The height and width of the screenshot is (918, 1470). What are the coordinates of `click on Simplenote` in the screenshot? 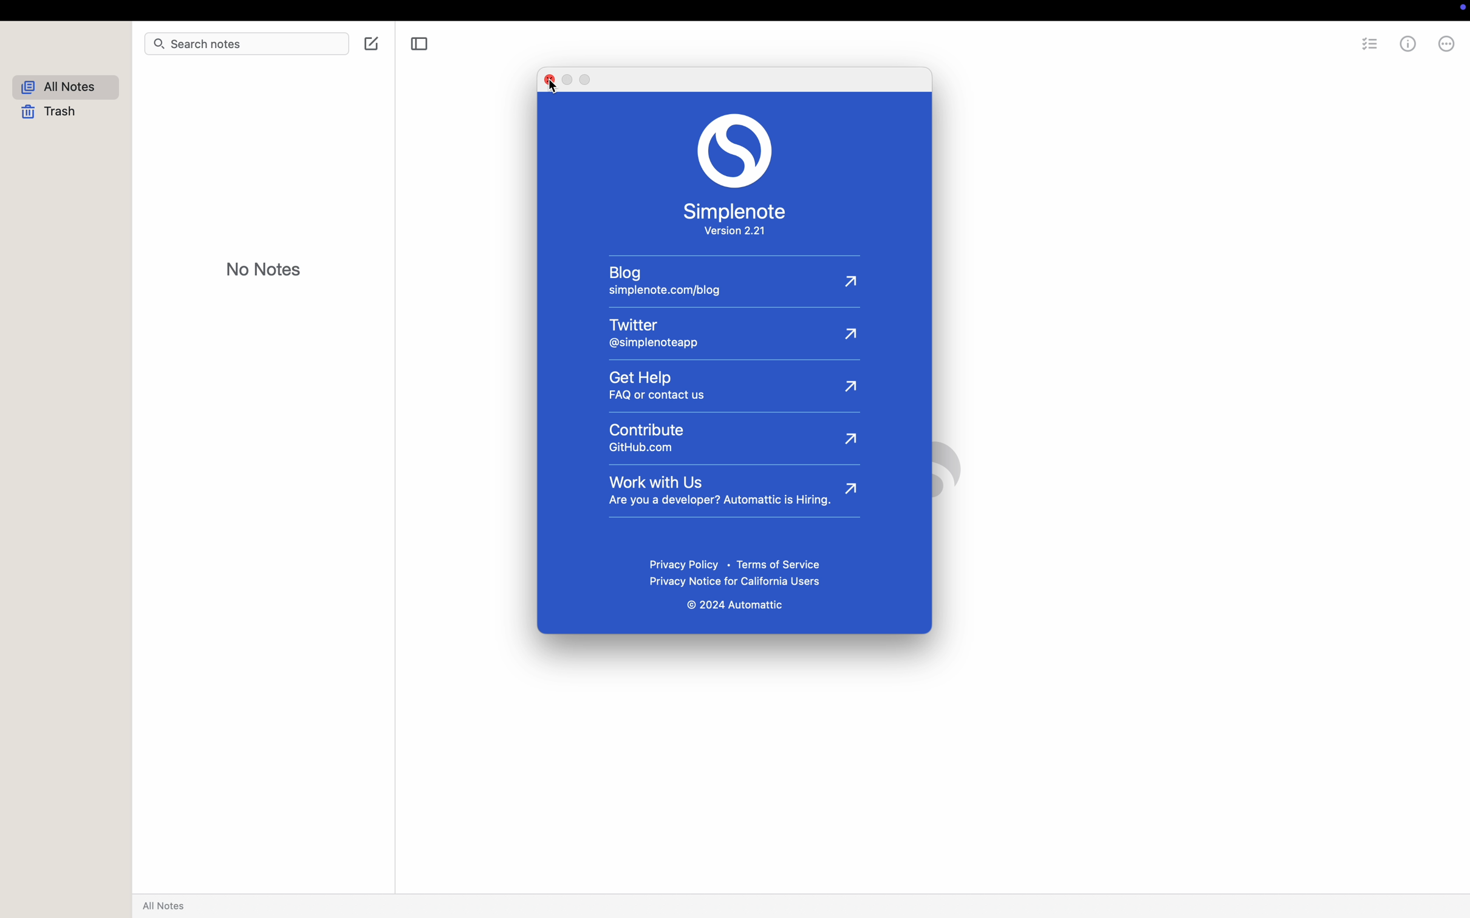 It's located at (77, 10).